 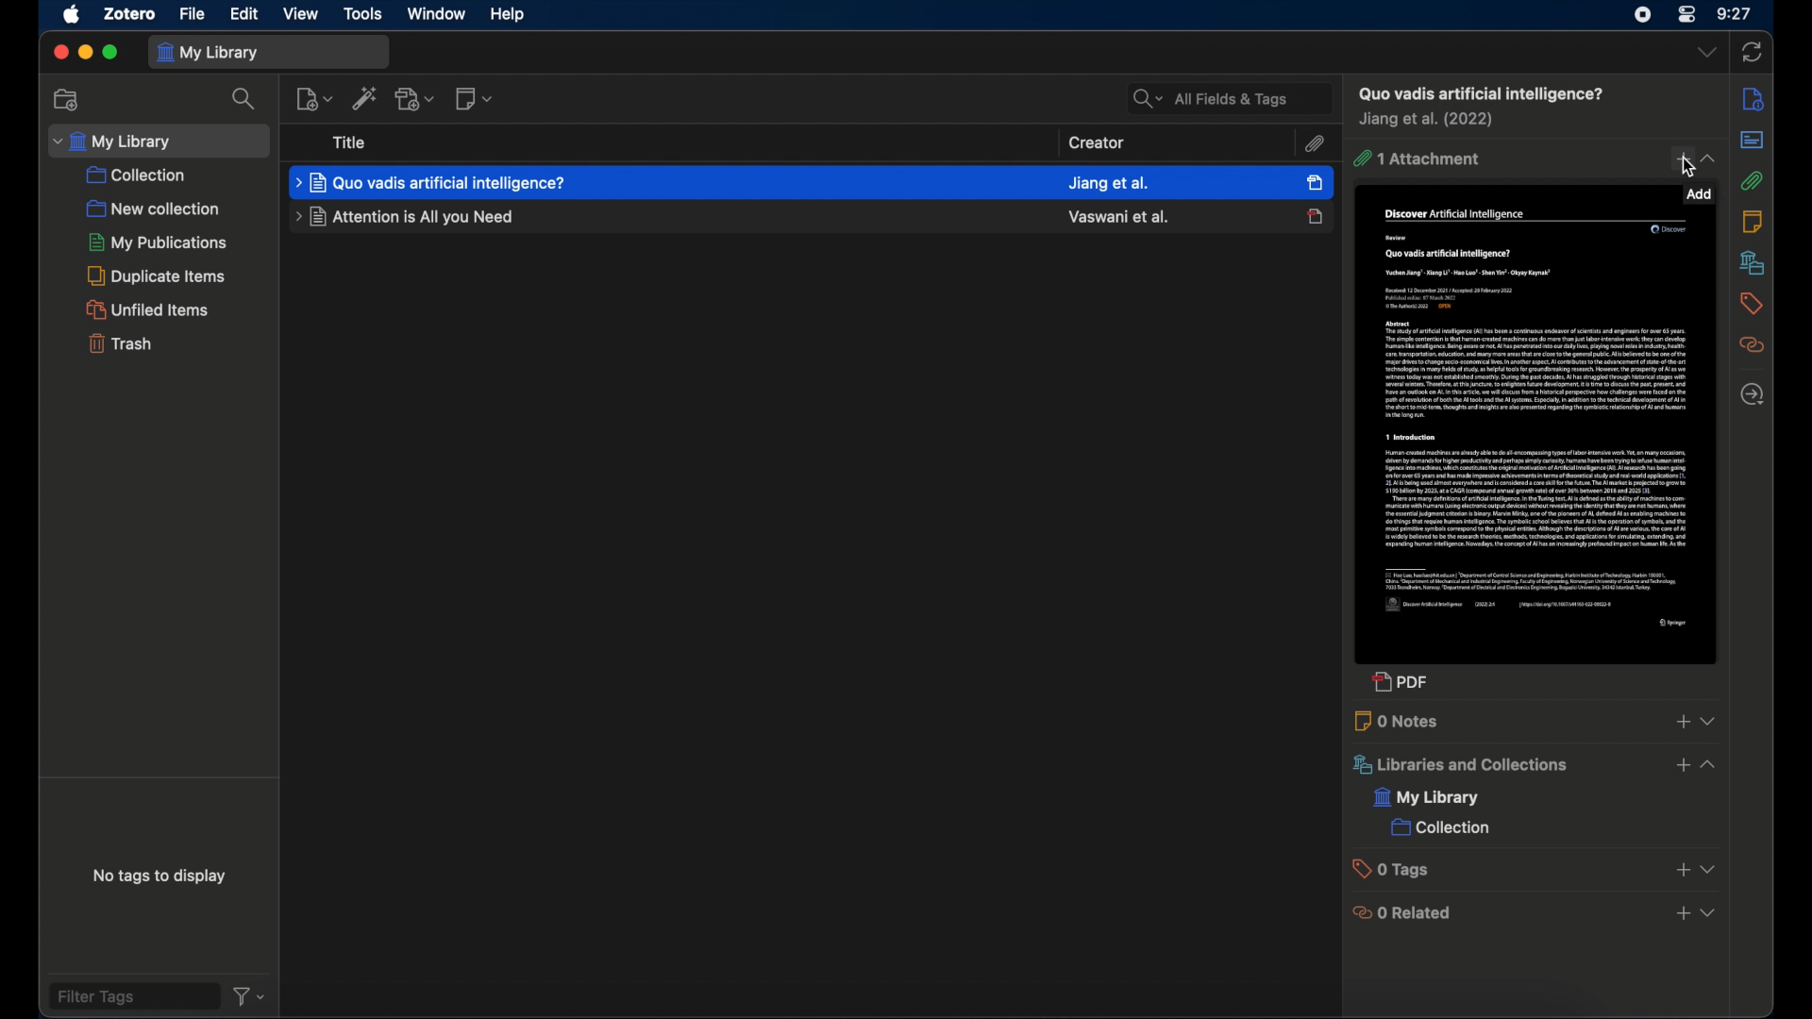 What do you see at coordinates (1404, 912) in the screenshot?
I see `0 related` at bounding box center [1404, 912].